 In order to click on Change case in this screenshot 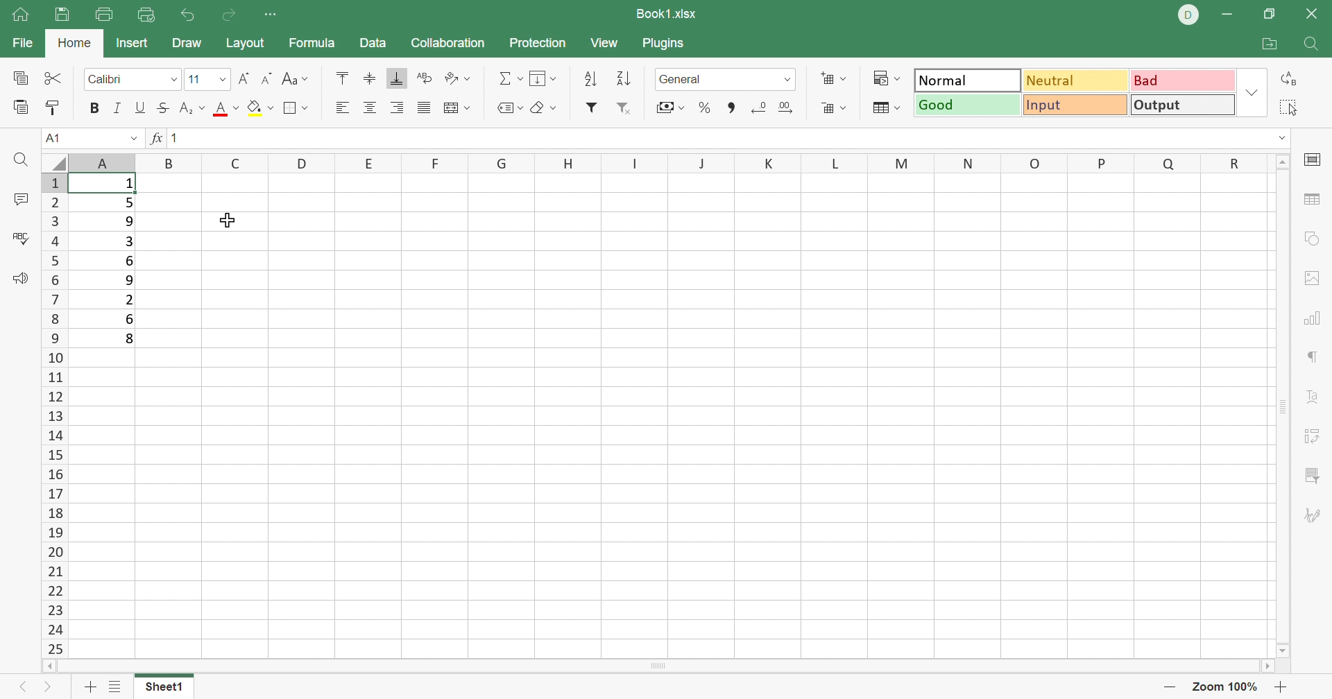, I will do `click(296, 81)`.